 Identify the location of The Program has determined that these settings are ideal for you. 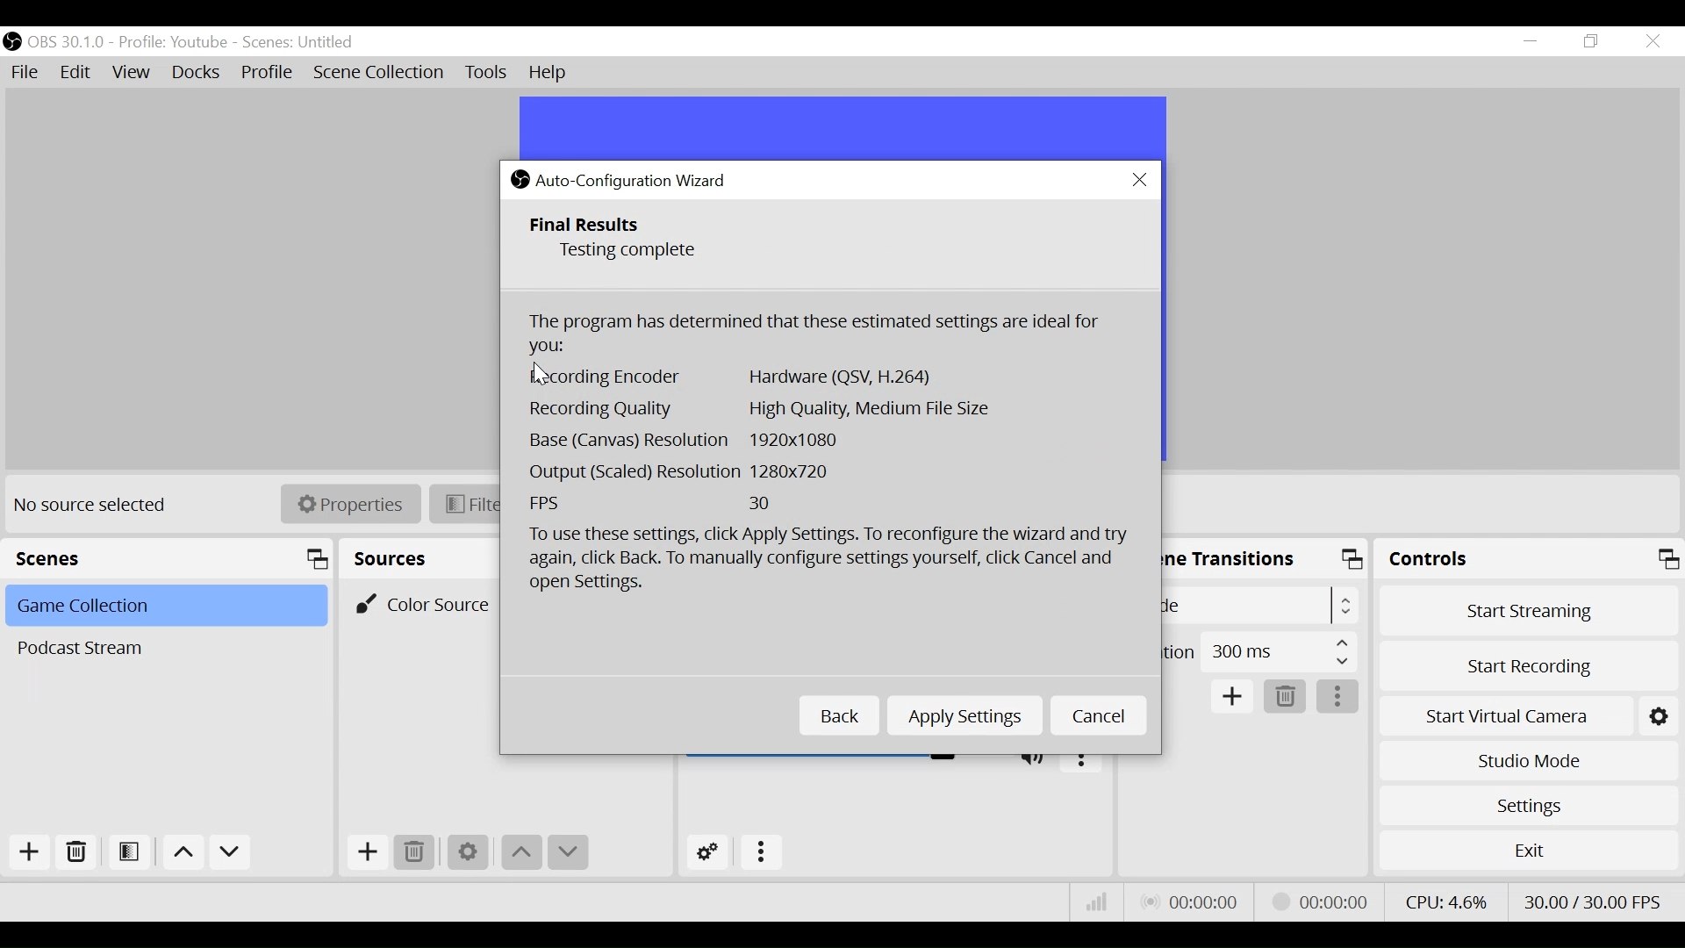
(821, 334).